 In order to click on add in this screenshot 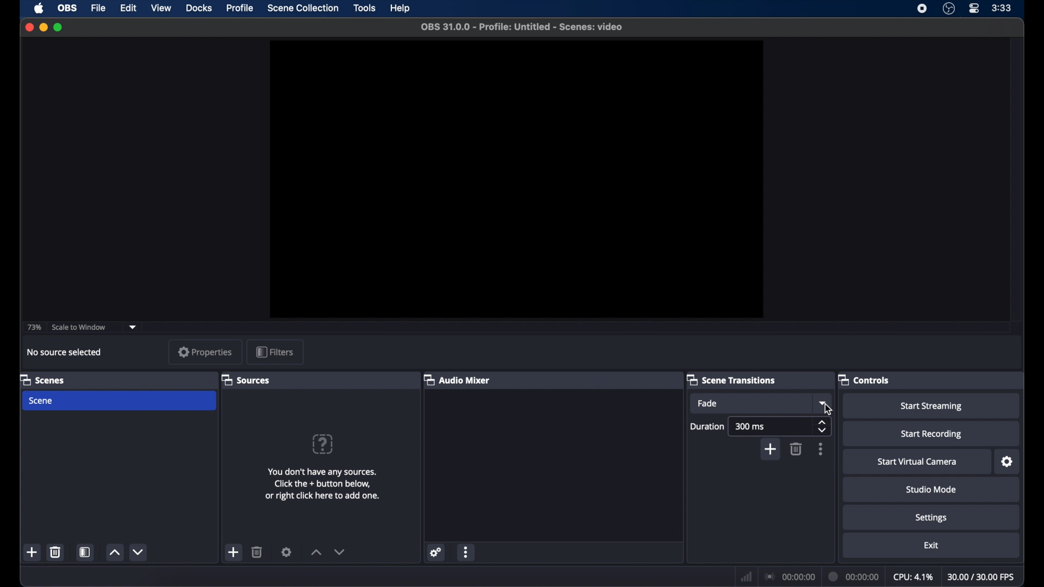, I will do `click(234, 552)`.